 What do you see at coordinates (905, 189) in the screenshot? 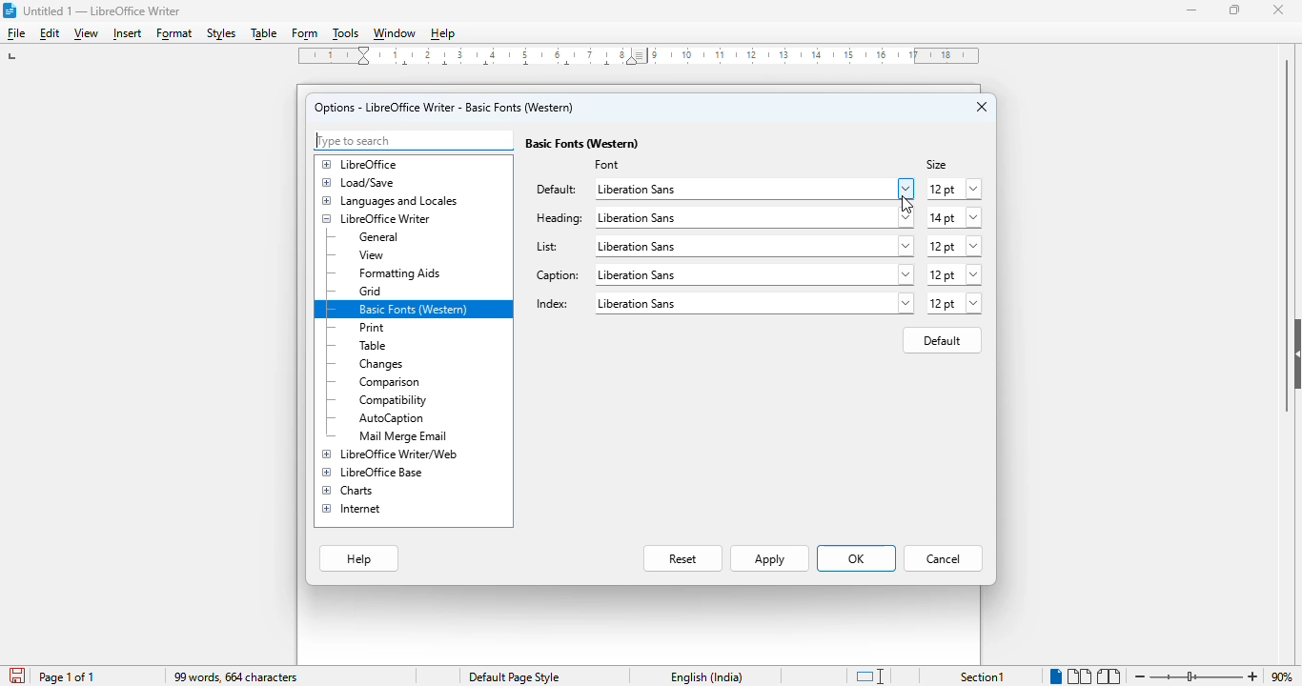
I see `browse/more options` at bounding box center [905, 189].